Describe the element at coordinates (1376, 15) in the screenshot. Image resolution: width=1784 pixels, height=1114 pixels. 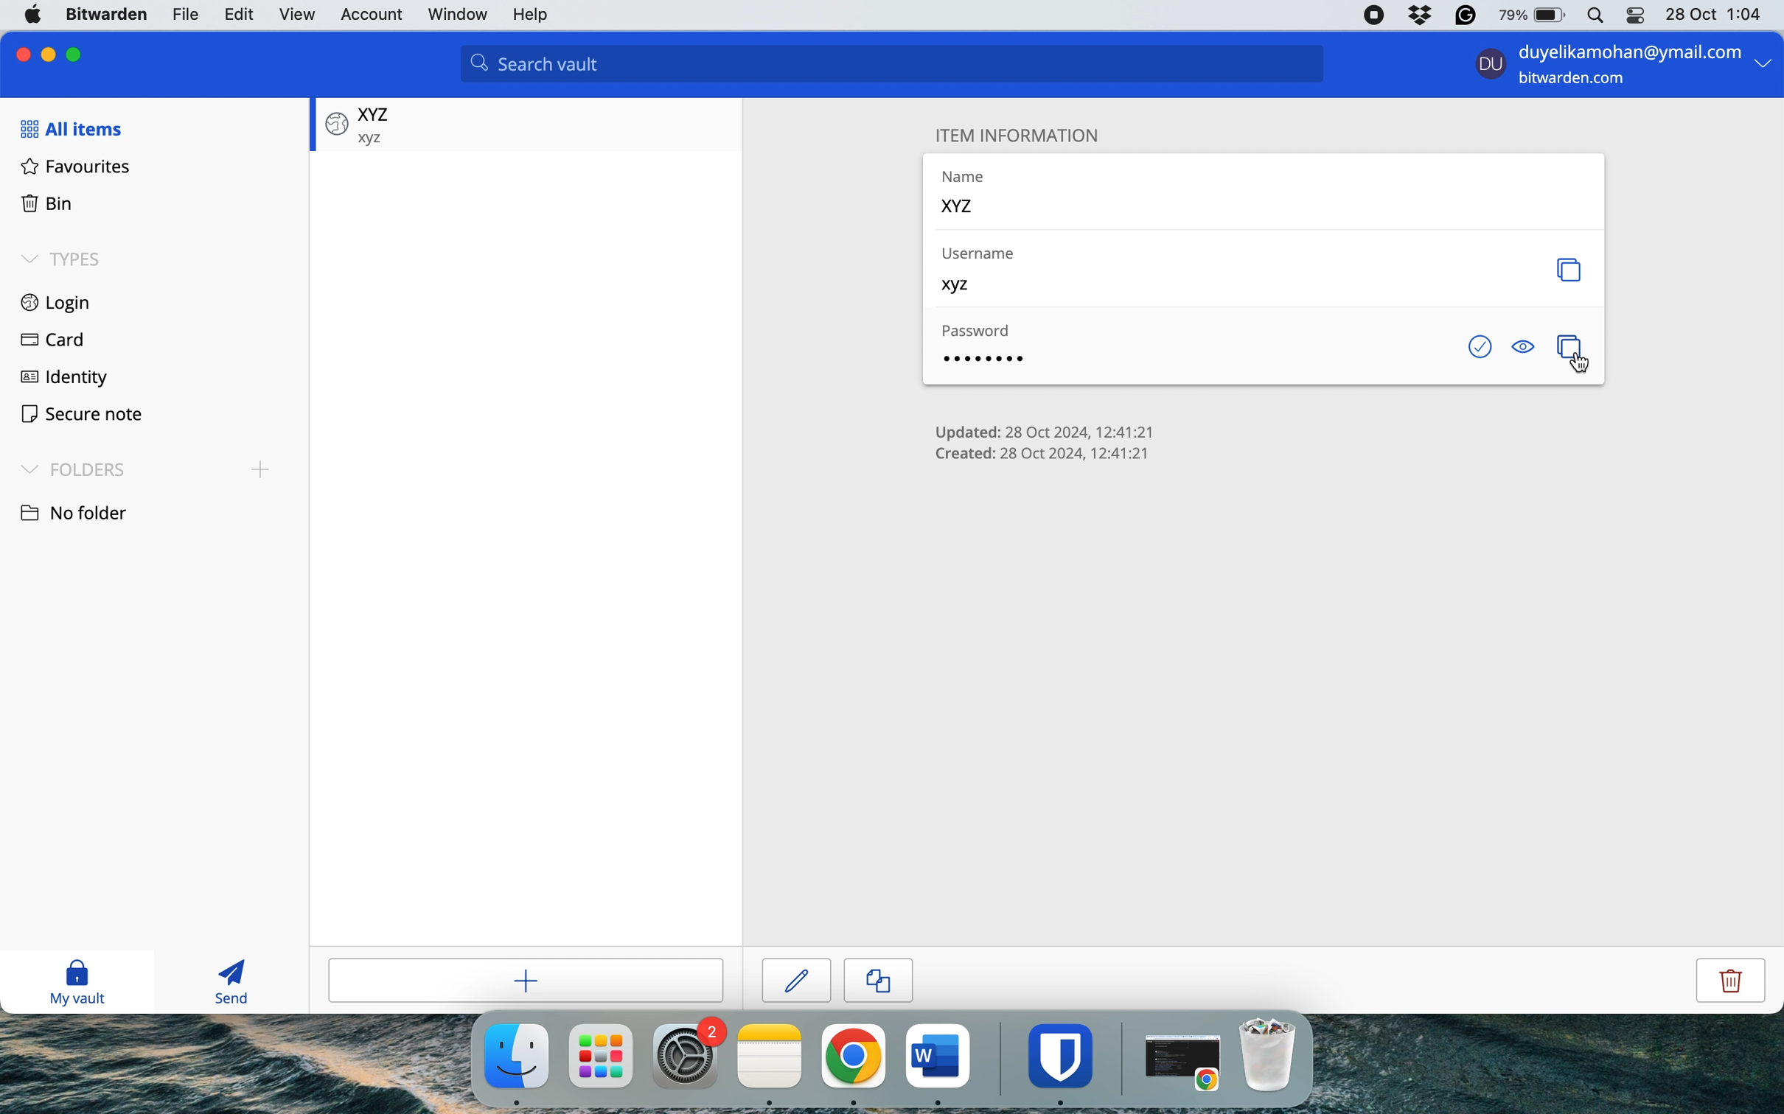
I see `screen recorder` at that location.